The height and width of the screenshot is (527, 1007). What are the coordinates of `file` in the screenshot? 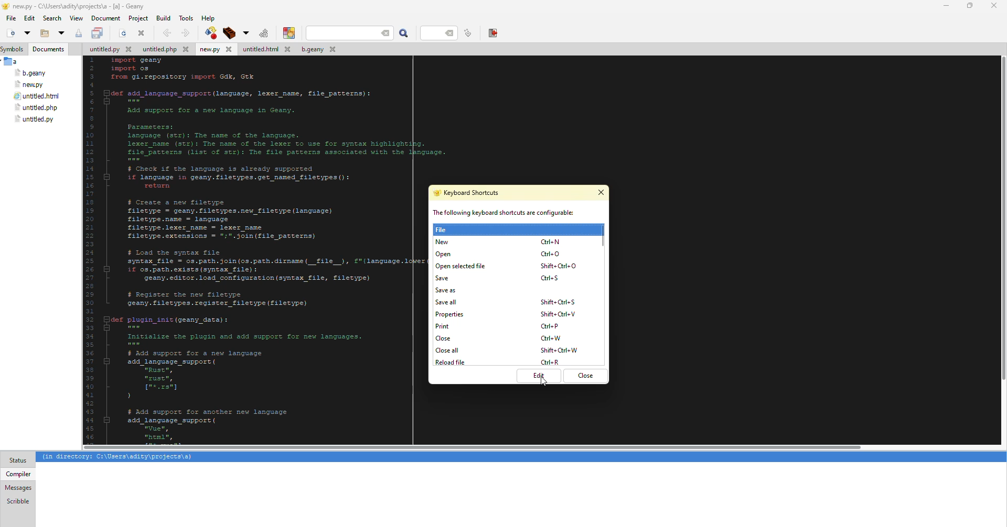 It's located at (35, 108).